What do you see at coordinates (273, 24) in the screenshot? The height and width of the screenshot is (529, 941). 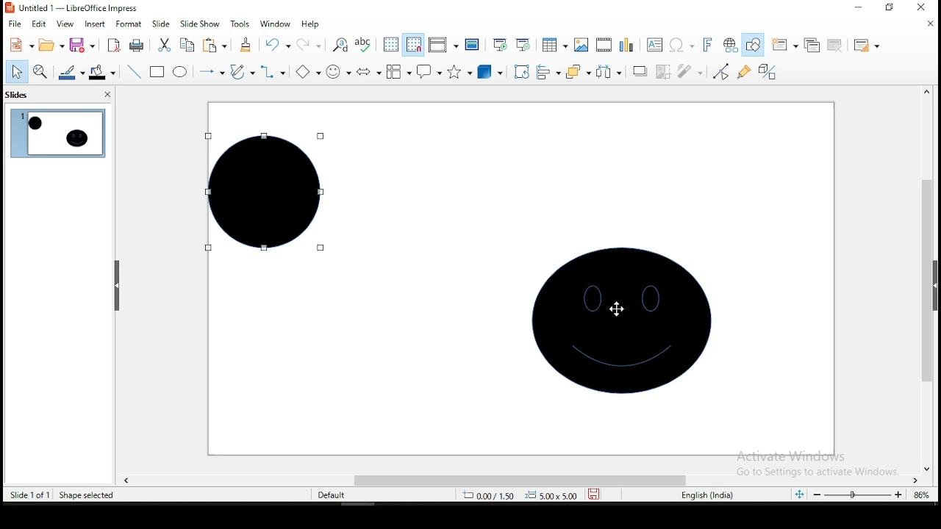 I see `window` at bounding box center [273, 24].